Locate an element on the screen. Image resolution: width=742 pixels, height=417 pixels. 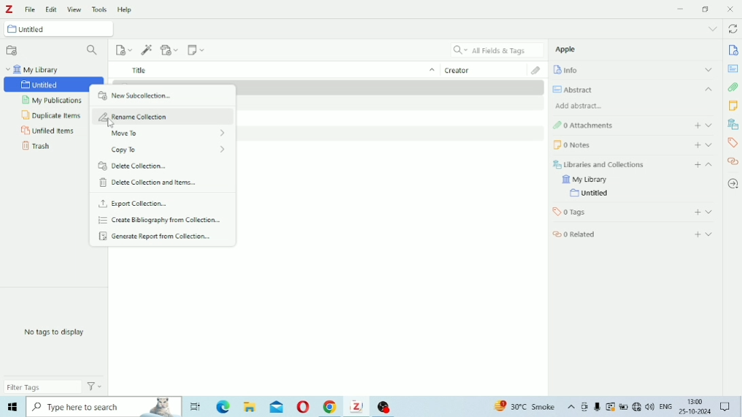
Related is located at coordinates (574, 234).